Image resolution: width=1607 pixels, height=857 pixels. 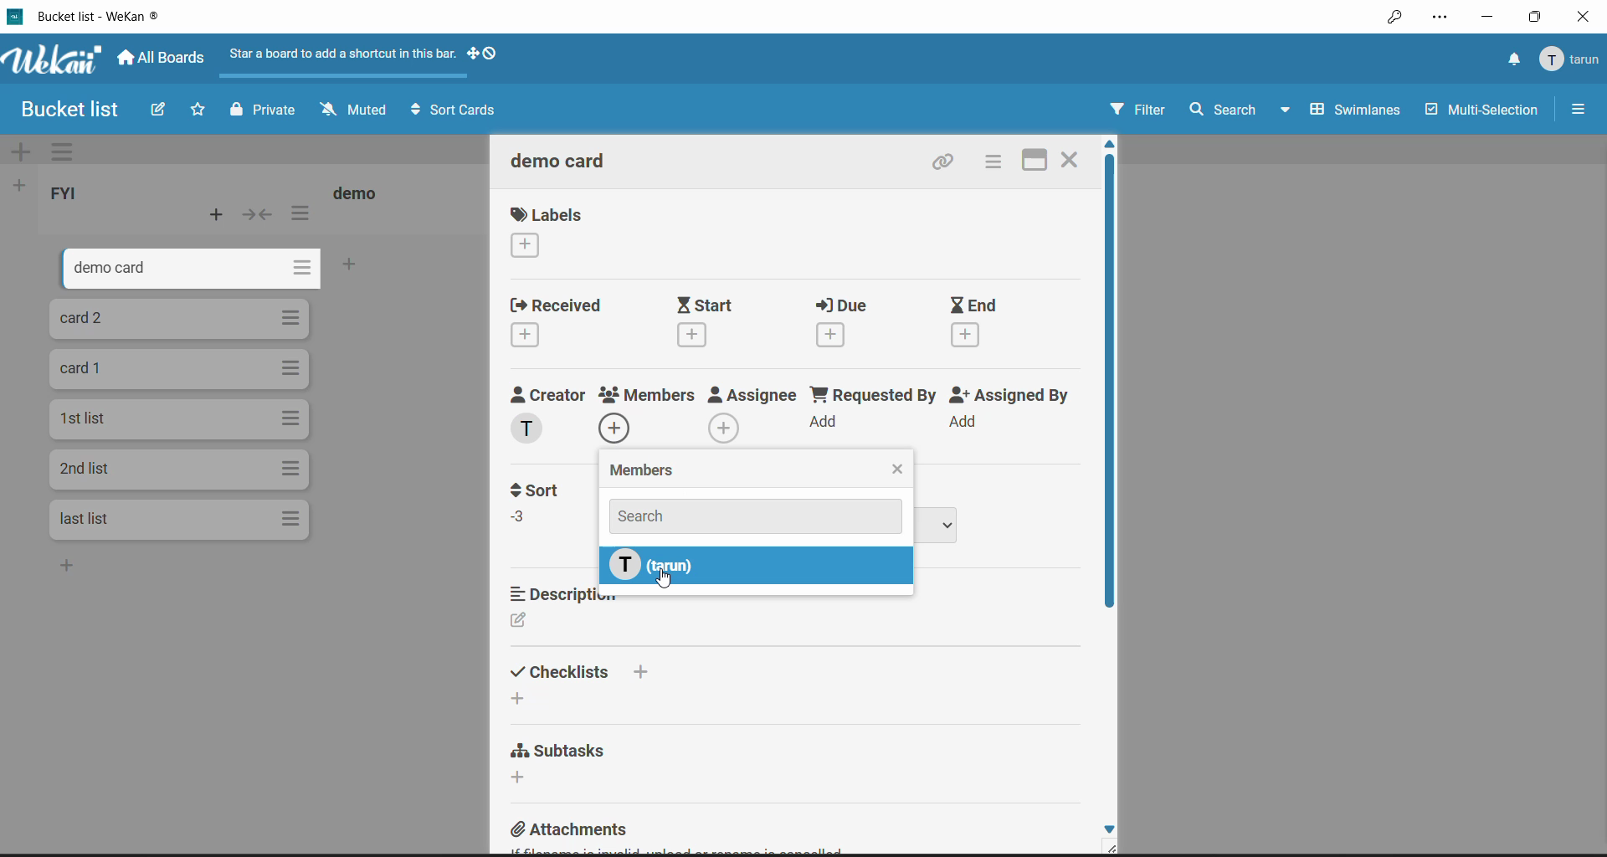 What do you see at coordinates (1481, 110) in the screenshot?
I see `multi selection` at bounding box center [1481, 110].